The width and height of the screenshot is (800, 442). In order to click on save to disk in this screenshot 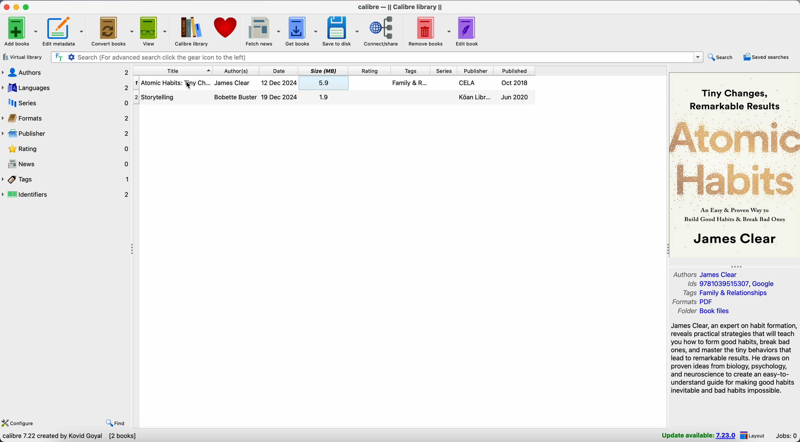, I will do `click(341, 31)`.